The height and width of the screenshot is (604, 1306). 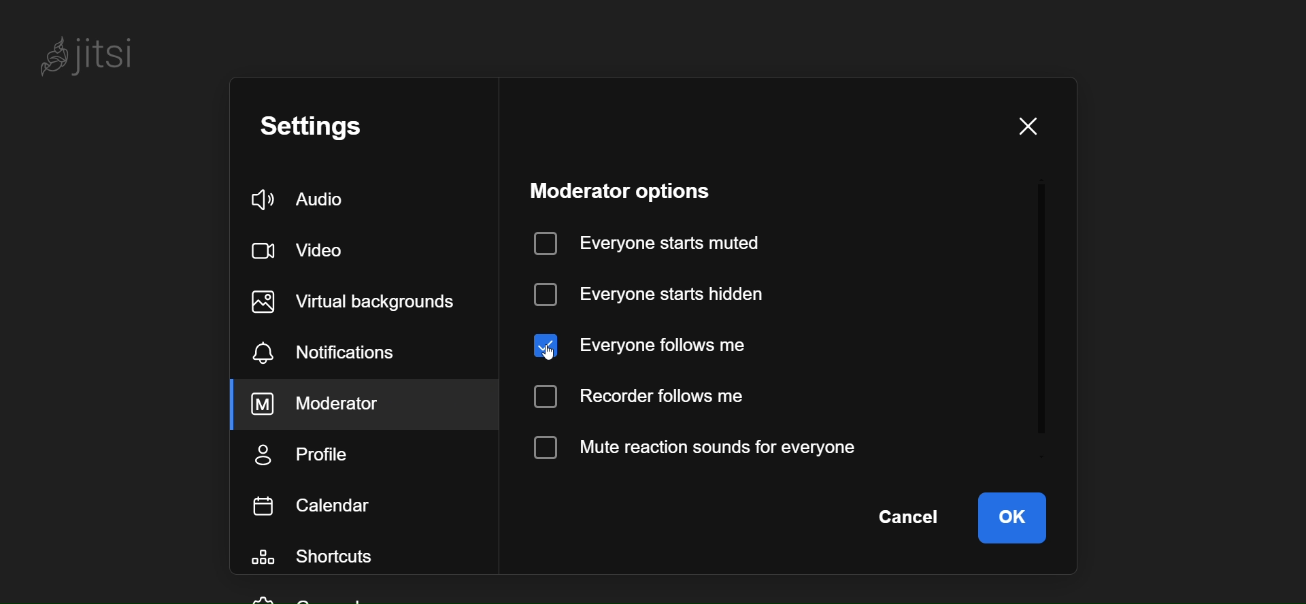 What do you see at coordinates (305, 201) in the screenshot?
I see `audio` at bounding box center [305, 201].